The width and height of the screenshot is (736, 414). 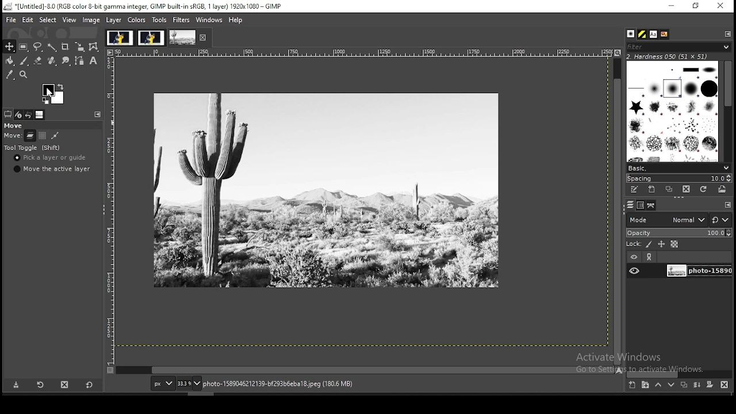 I want to click on select brush preset, so click(x=677, y=167).